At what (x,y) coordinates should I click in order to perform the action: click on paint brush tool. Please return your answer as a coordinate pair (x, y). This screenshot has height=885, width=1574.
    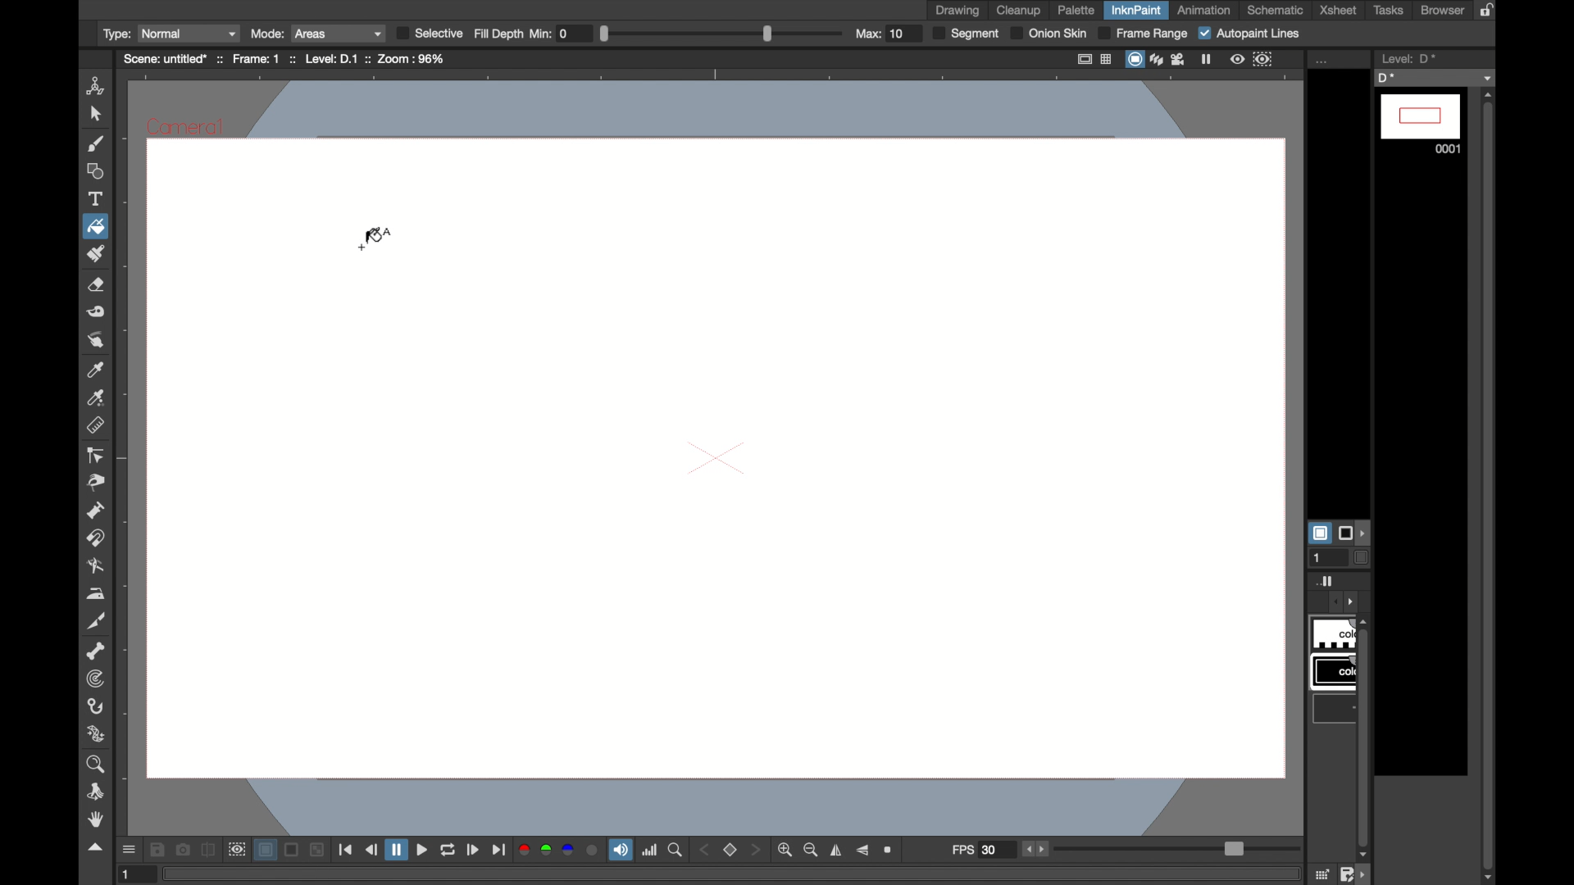
    Looking at the image, I should click on (93, 143).